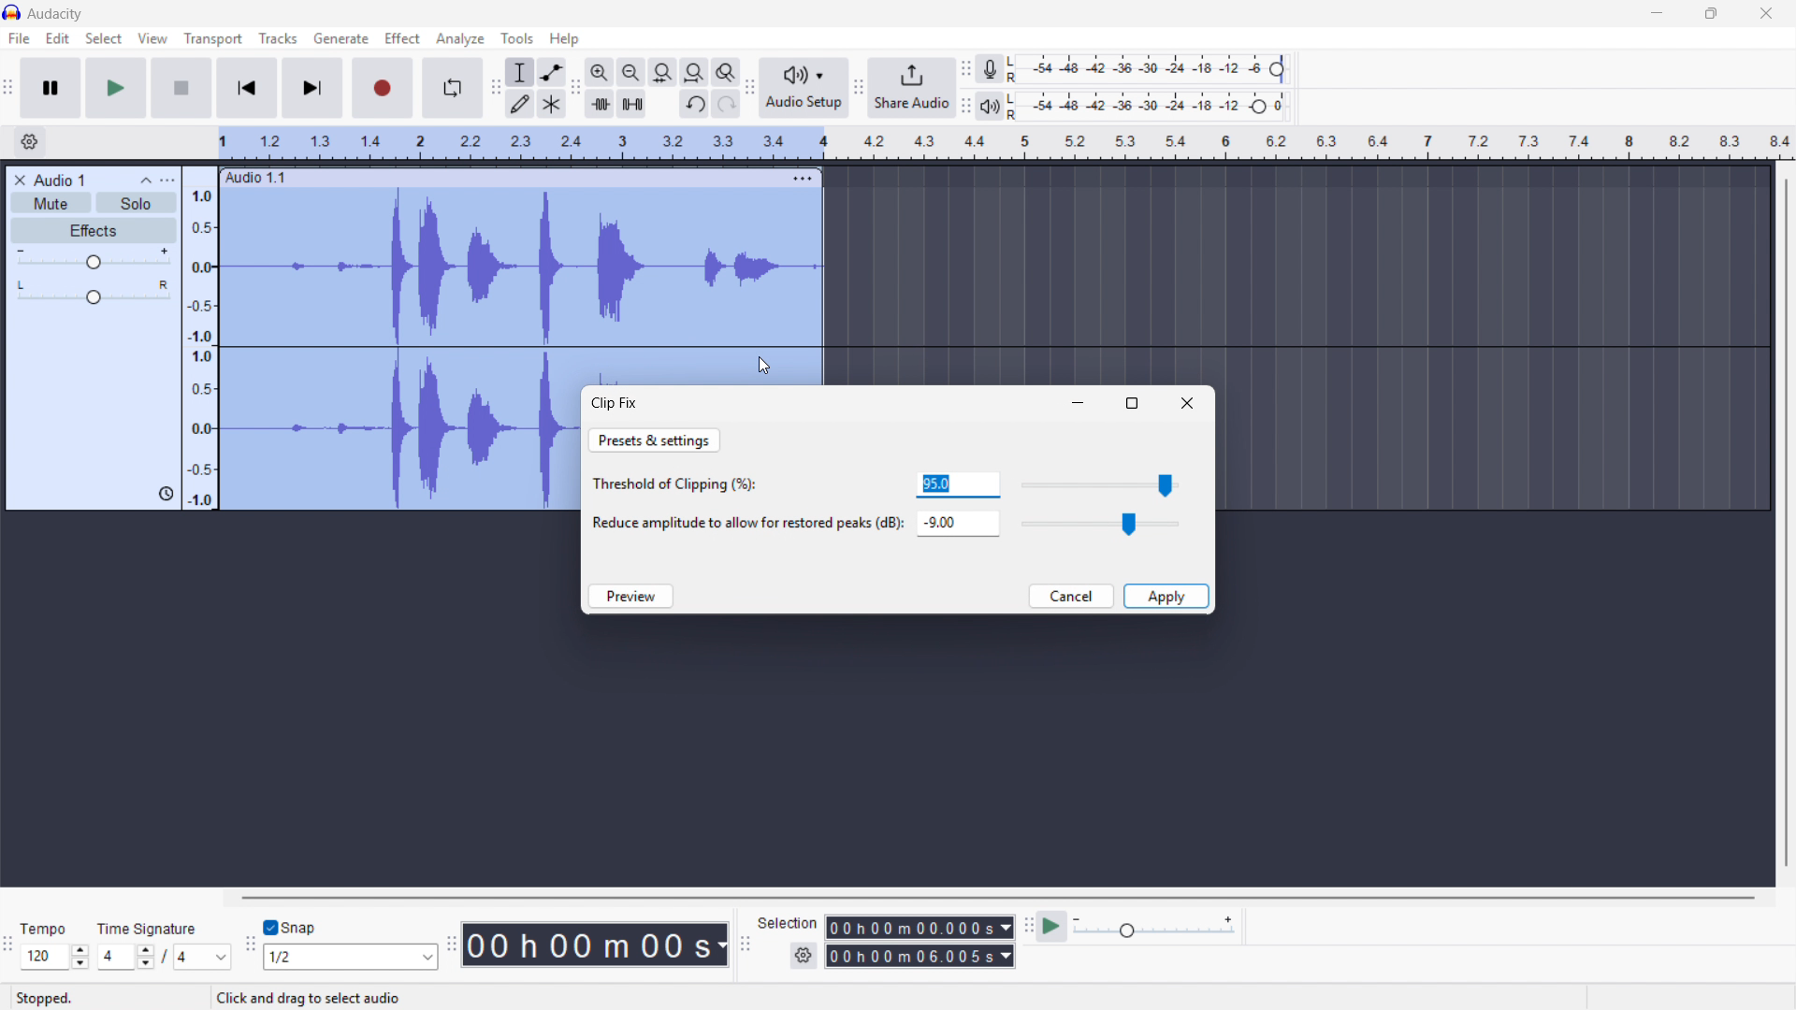 The width and height of the screenshot is (1796, 1010). I want to click on Track control panel menu, so click(167, 180).